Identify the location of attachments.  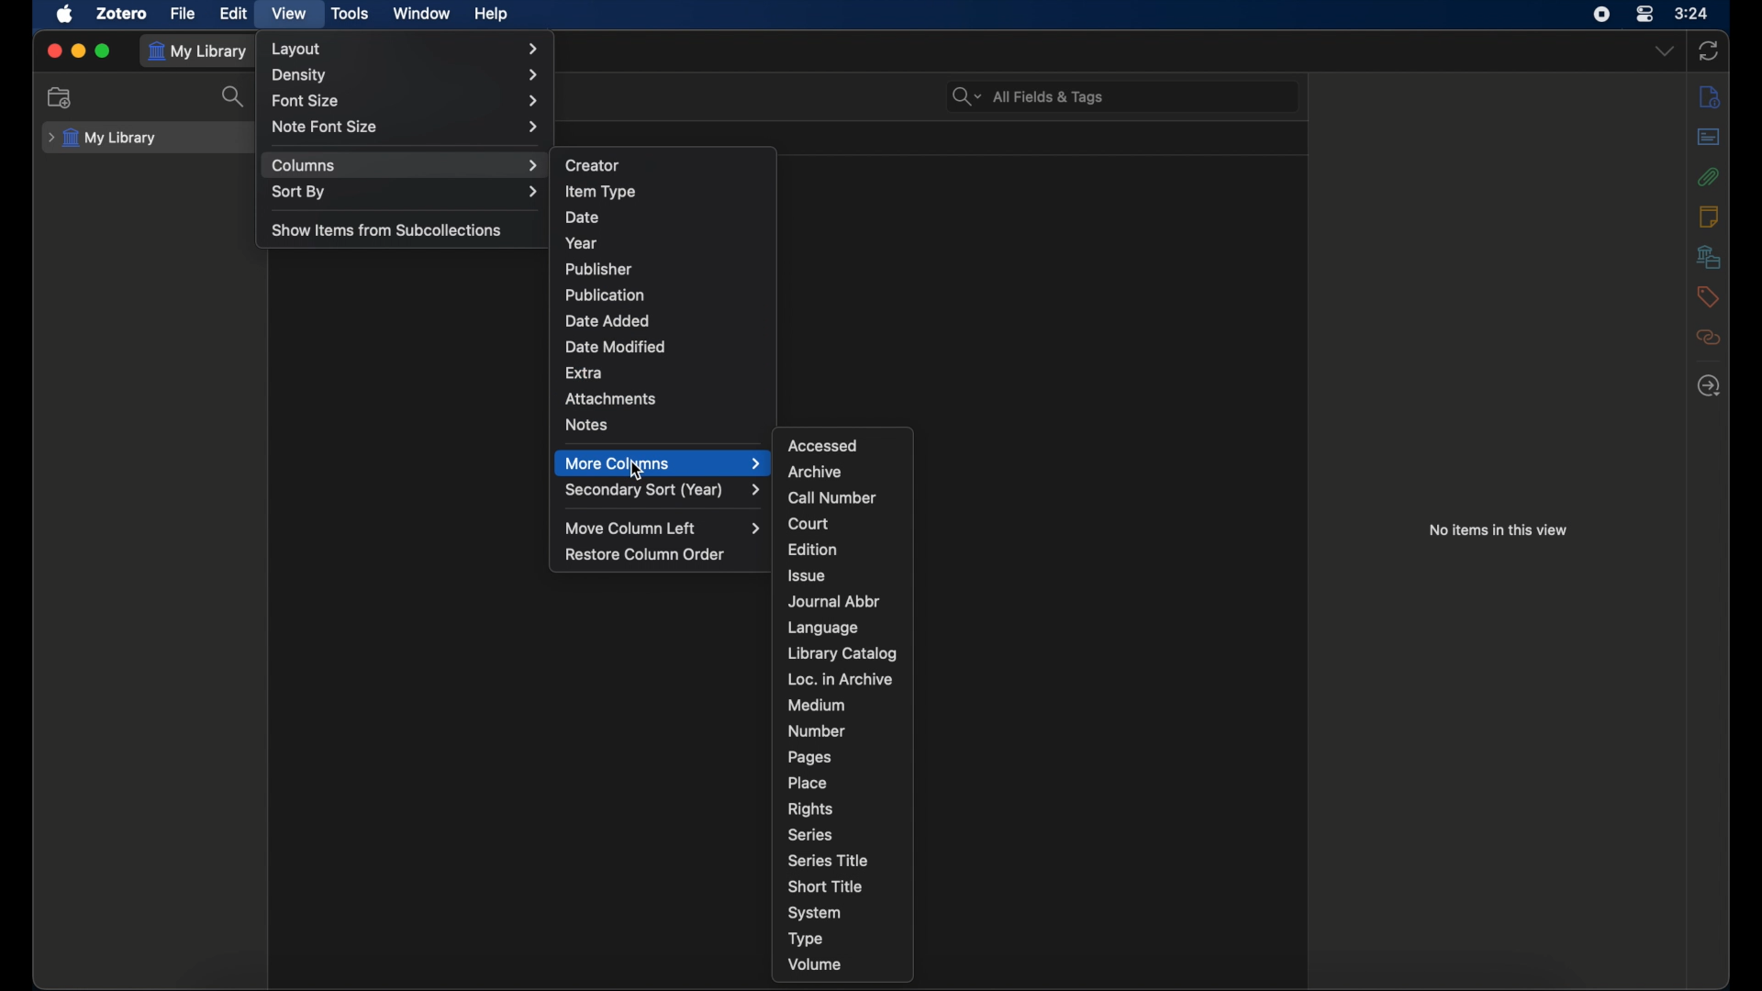
(611, 399).